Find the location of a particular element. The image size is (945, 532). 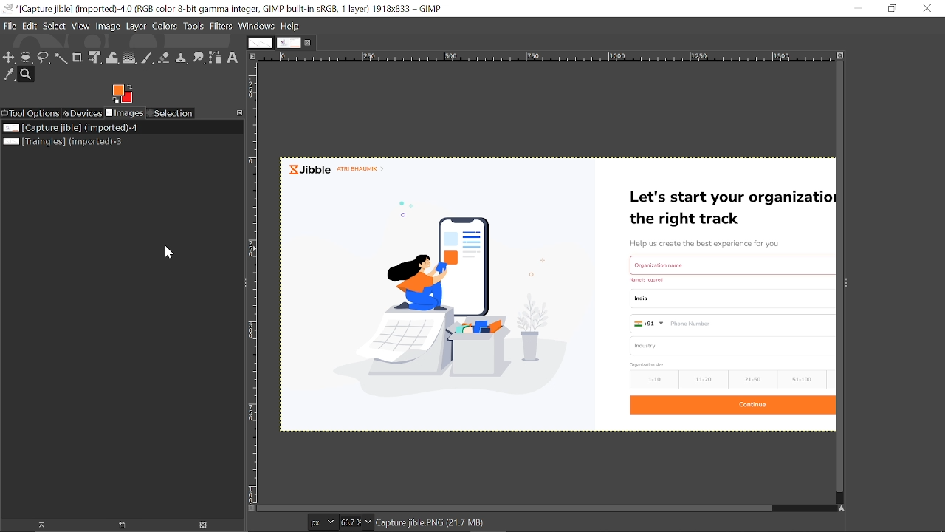

Close is located at coordinates (927, 10).